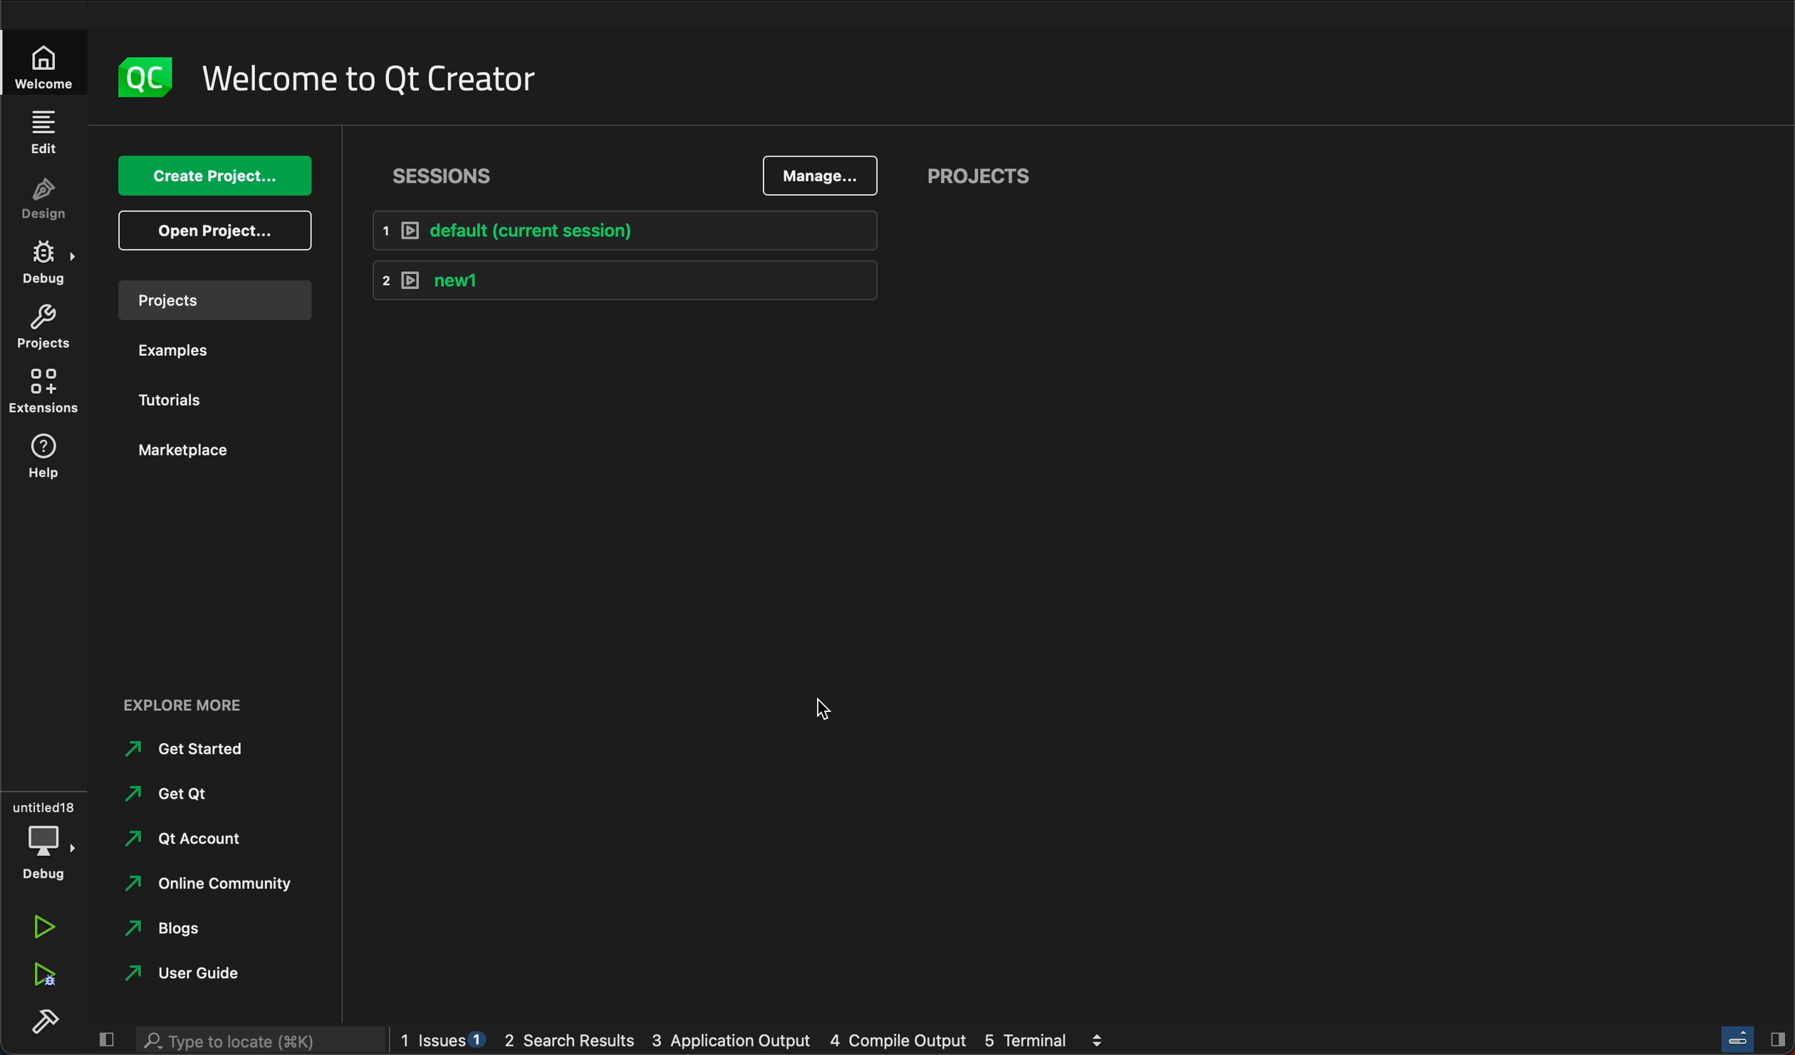 The width and height of the screenshot is (1795, 1055). I want to click on cursor, so click(824, 710).